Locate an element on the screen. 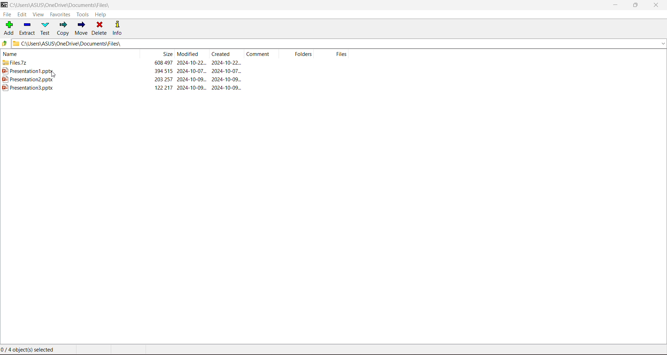 The image size is (667, 355). presentation2.pptx is located at coordinates (28, 79).